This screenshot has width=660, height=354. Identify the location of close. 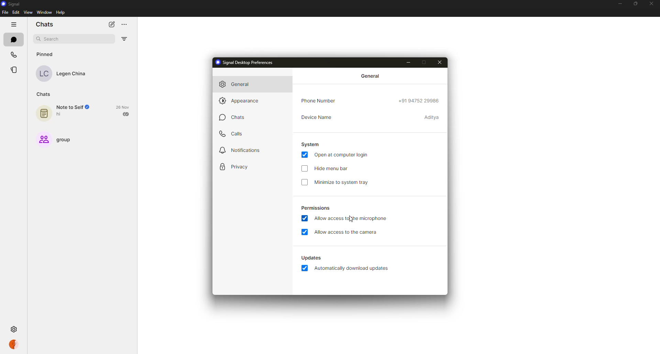
(653, 3).